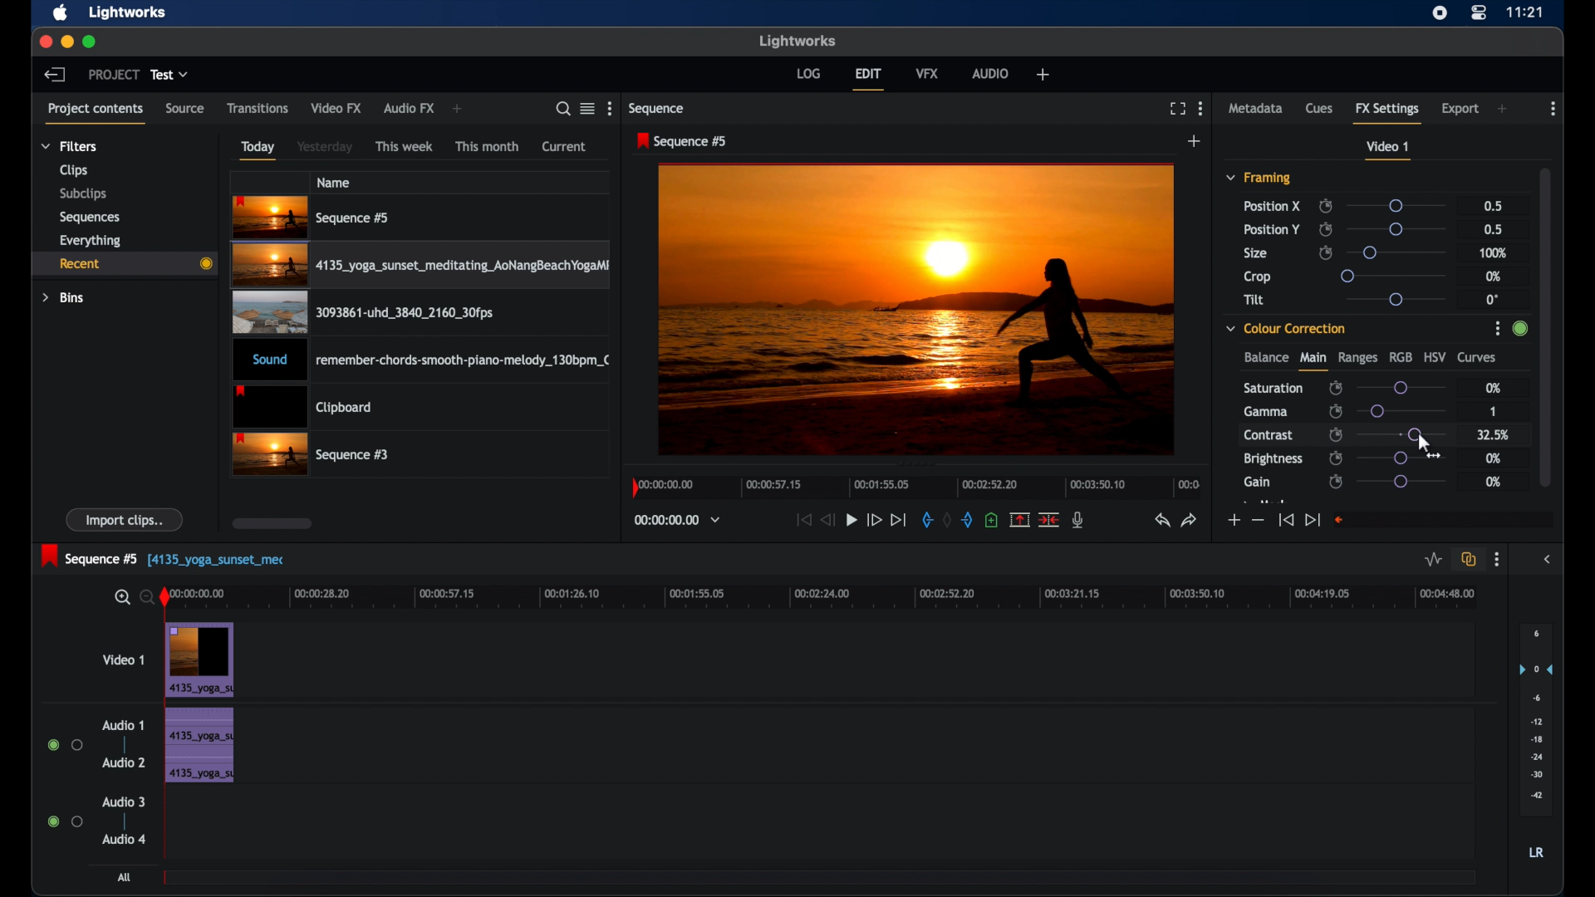 This screenshot has height=897, width=1595. Describe the element at coordinates (1397, 229) in the screenshot. I see `slider` at that location.